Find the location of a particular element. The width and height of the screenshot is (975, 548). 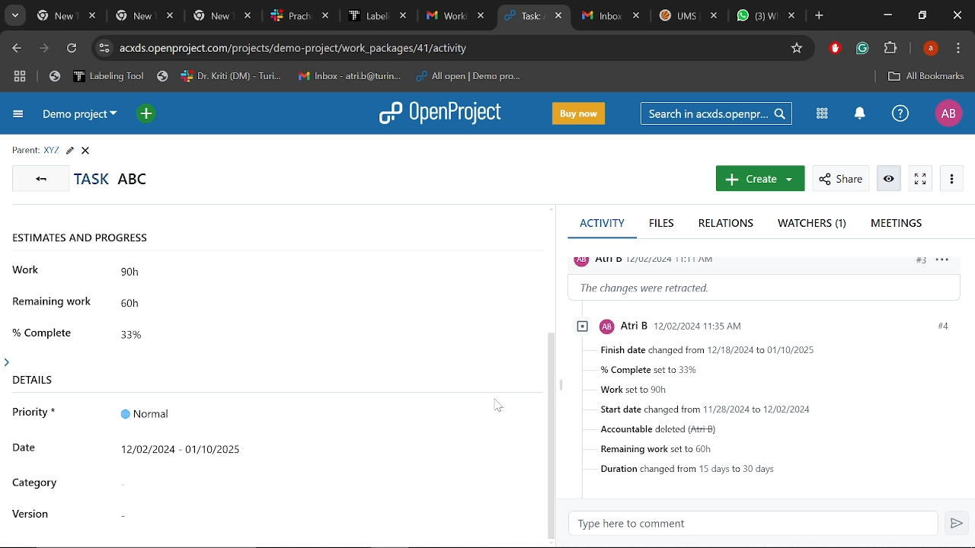

Close is located at coordinates (85, 151).